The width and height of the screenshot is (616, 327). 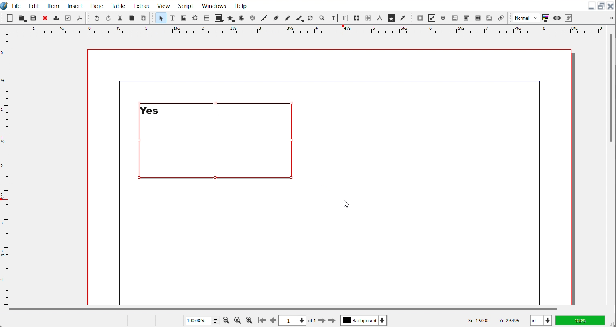 What do you see at coordinates (321, 18) in the screenshot?
I see `Zoom in or out` at bounding box center [321, 18].